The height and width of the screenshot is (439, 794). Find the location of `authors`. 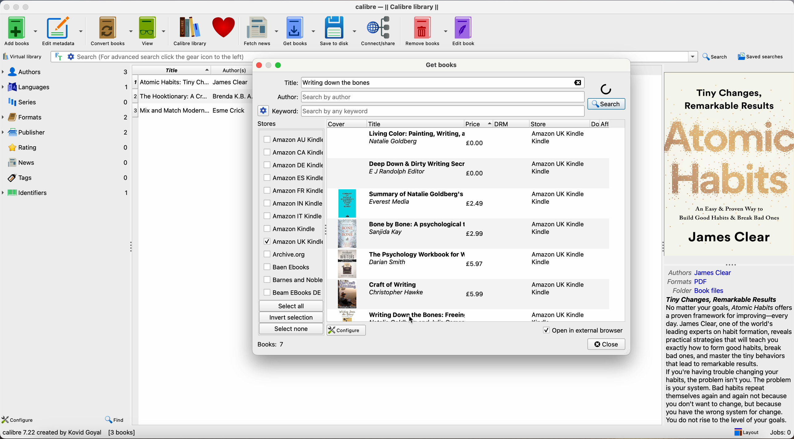

authors is located at coordinates (238, 70).